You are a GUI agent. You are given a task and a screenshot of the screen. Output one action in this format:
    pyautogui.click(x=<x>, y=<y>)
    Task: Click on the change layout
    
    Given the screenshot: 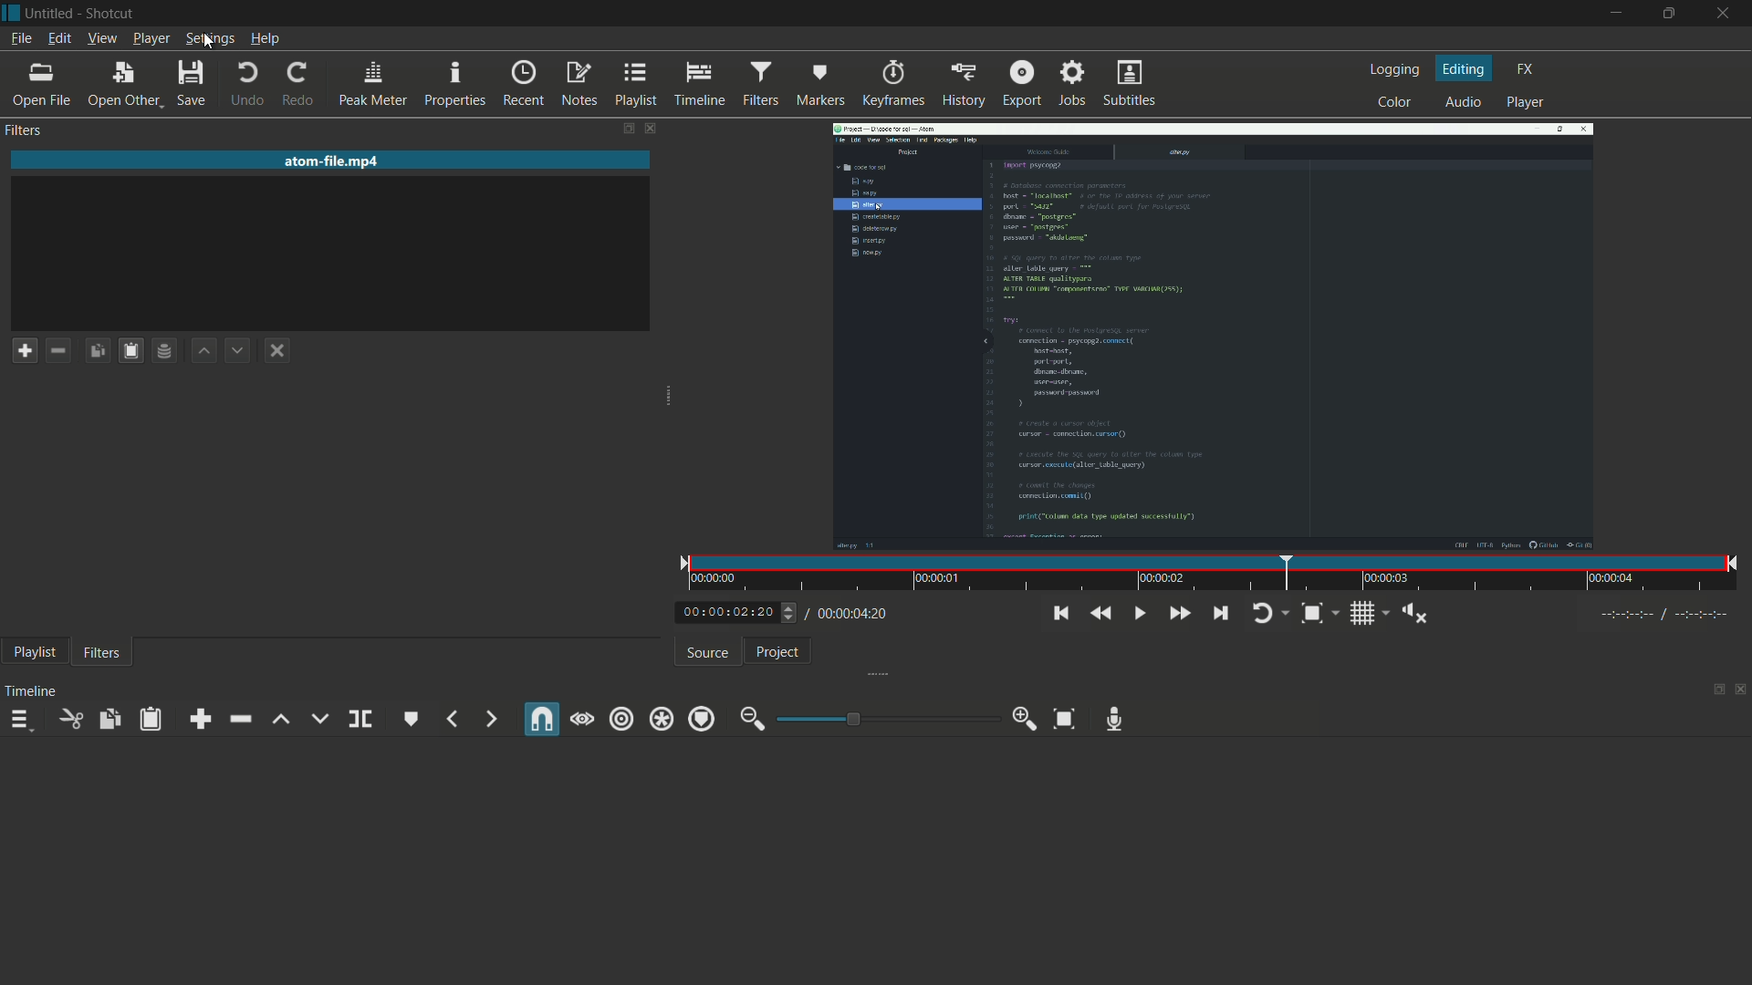 What is the action you would take?
    pyautogui.click(x=624, y=130)
    